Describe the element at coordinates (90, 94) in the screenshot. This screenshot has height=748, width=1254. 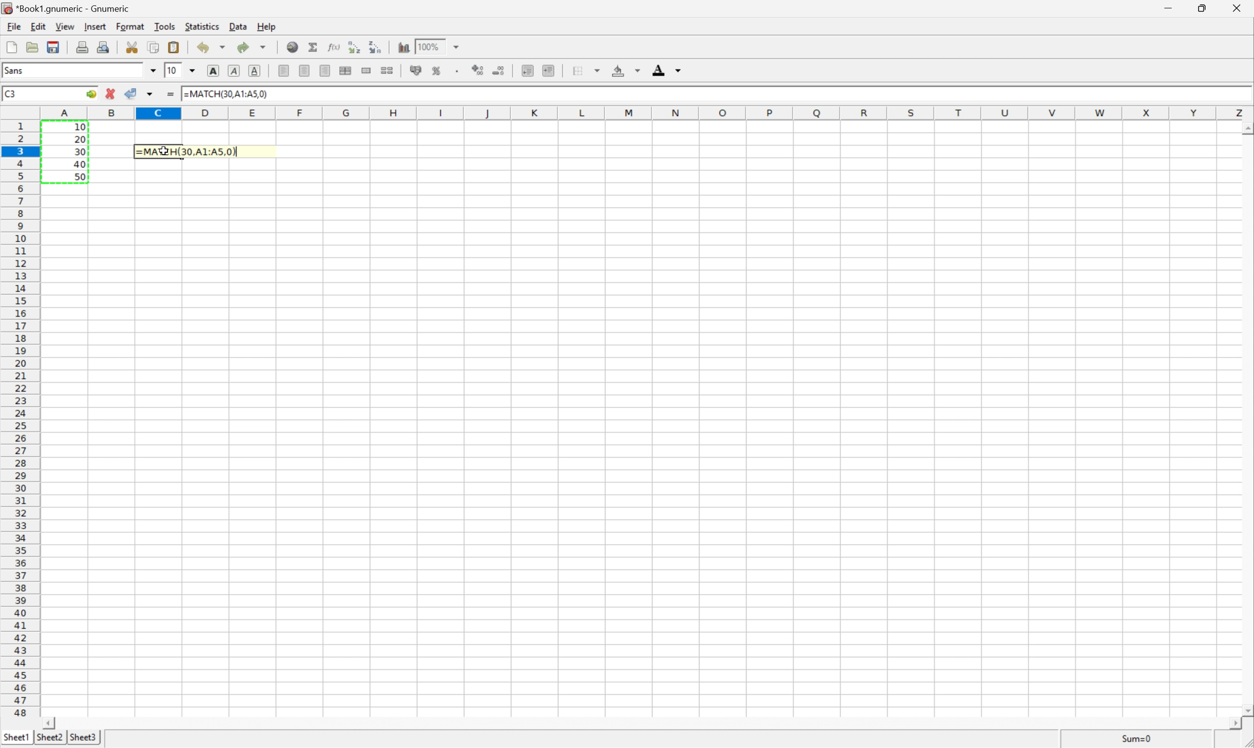
I see `Go to...` at that location.